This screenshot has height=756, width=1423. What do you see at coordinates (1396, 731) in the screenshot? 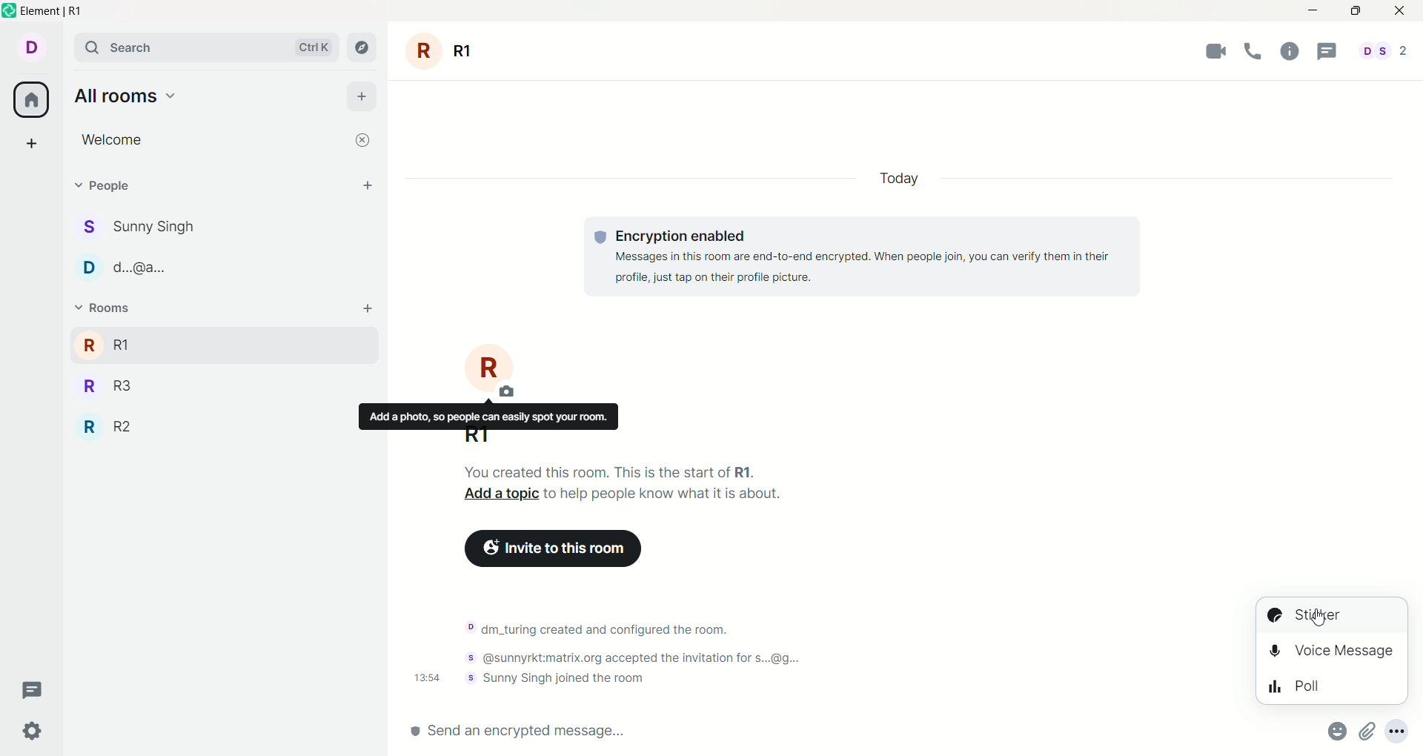
I see `More options` at bounding box center [1396, 731].